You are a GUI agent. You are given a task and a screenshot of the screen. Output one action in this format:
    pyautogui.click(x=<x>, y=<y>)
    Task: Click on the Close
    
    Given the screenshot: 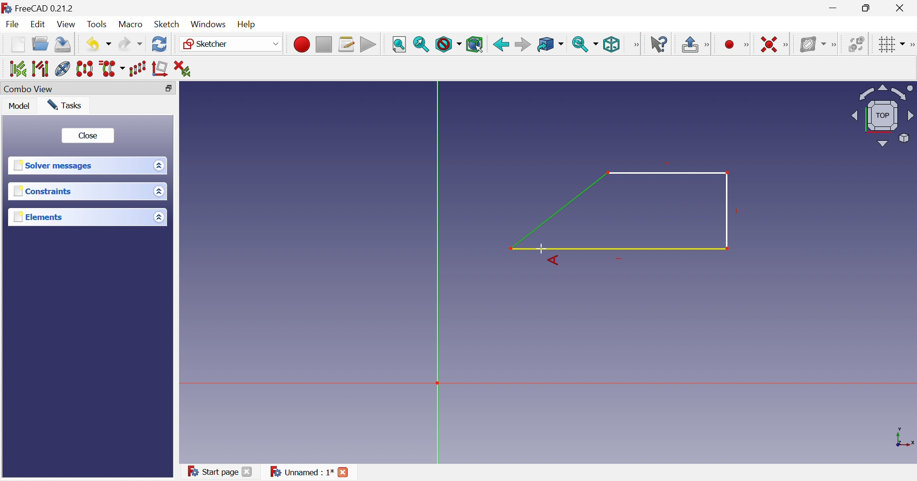 What is the action you would take?
    pyautogui.click(x=248, y=473)
    